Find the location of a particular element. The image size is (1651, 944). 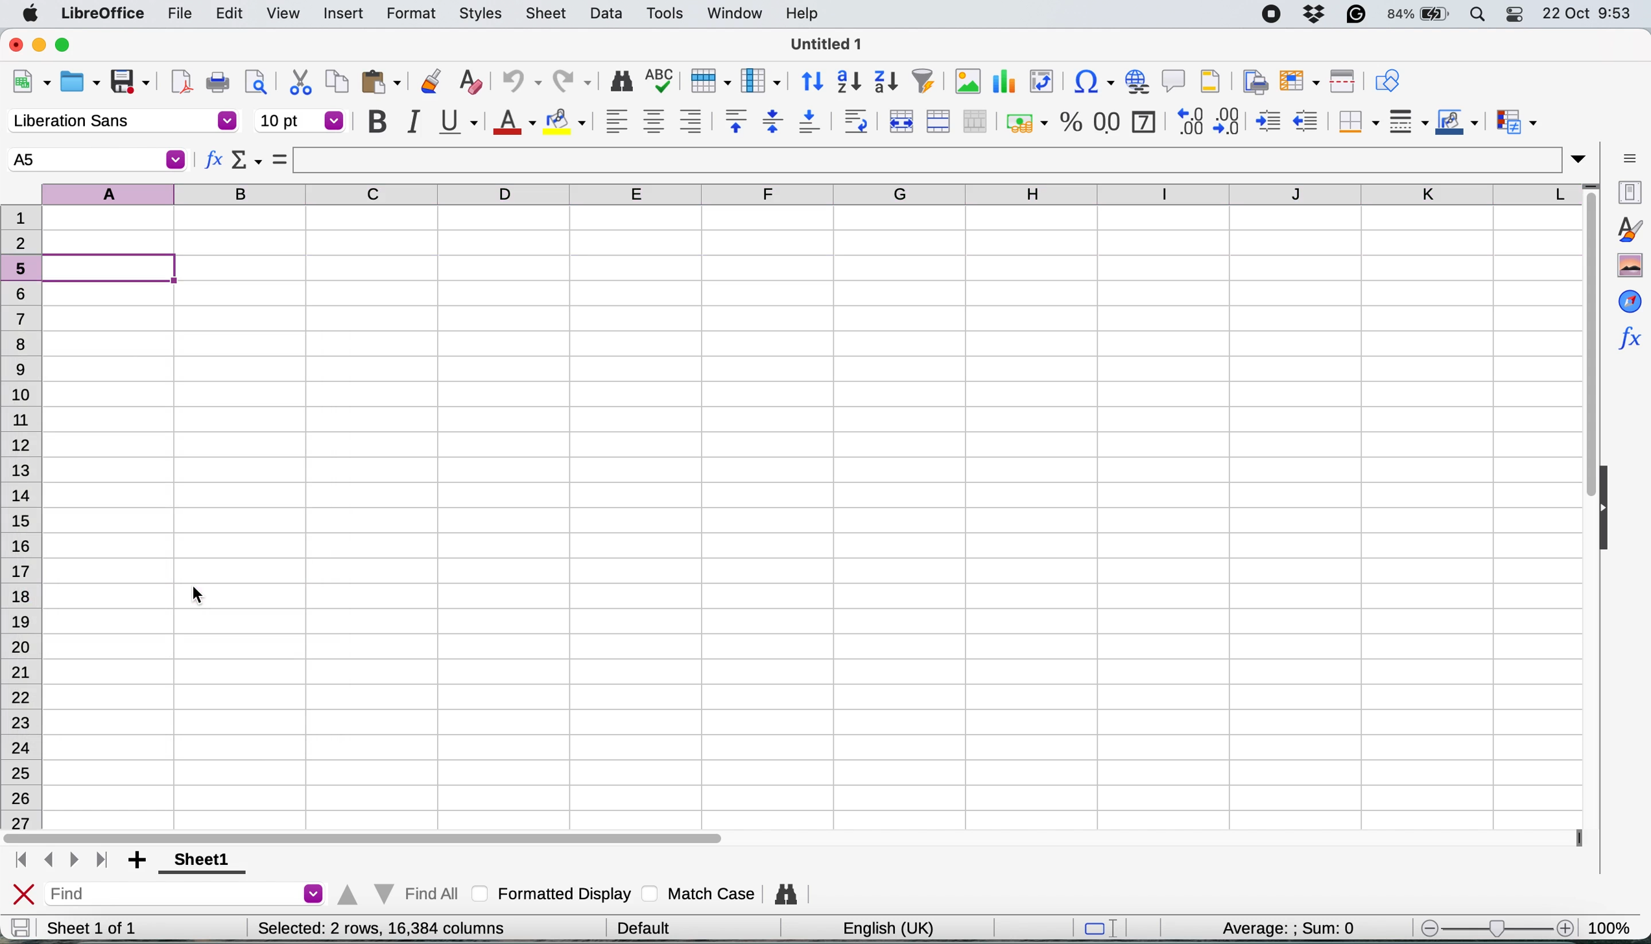

insert chart is located at coordinates (1003, 84).